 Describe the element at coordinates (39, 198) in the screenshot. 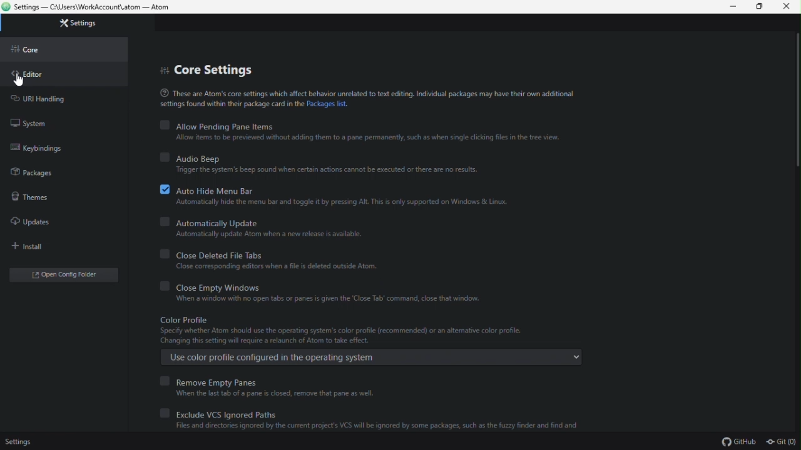

I see `Theme` at that location.